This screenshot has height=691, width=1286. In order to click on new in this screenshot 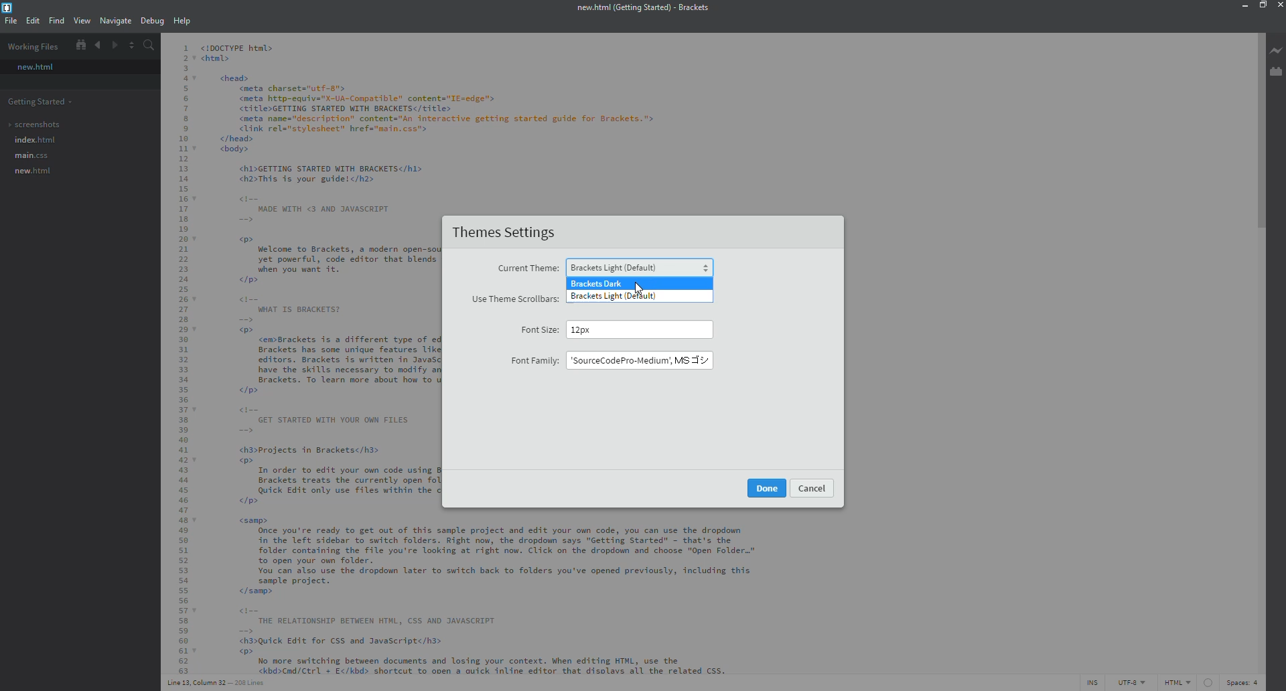, I will do `click(31, 171)`.